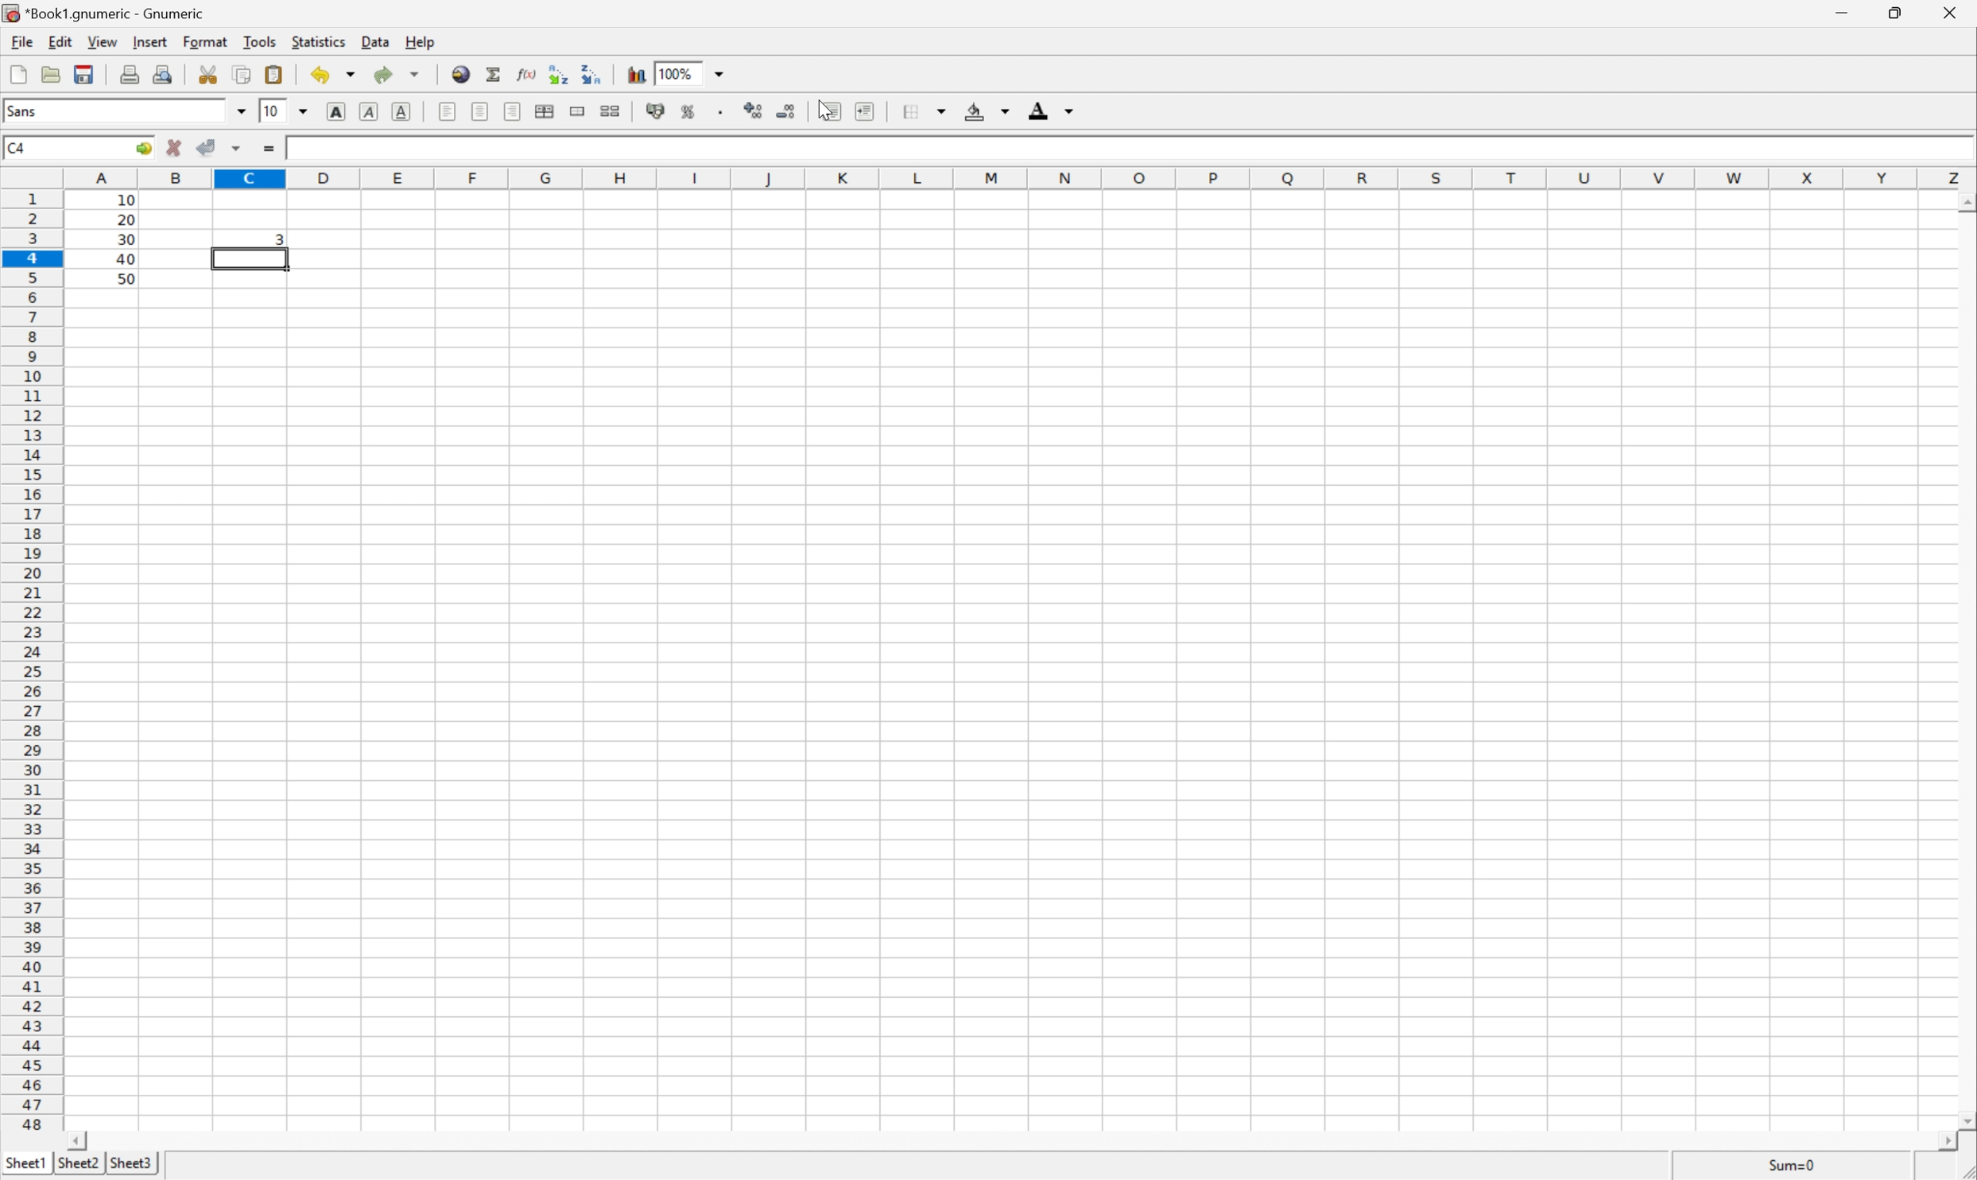 This screenshot has height=1180, width=1977. I want to click on center horizontally, so click(479, 110).